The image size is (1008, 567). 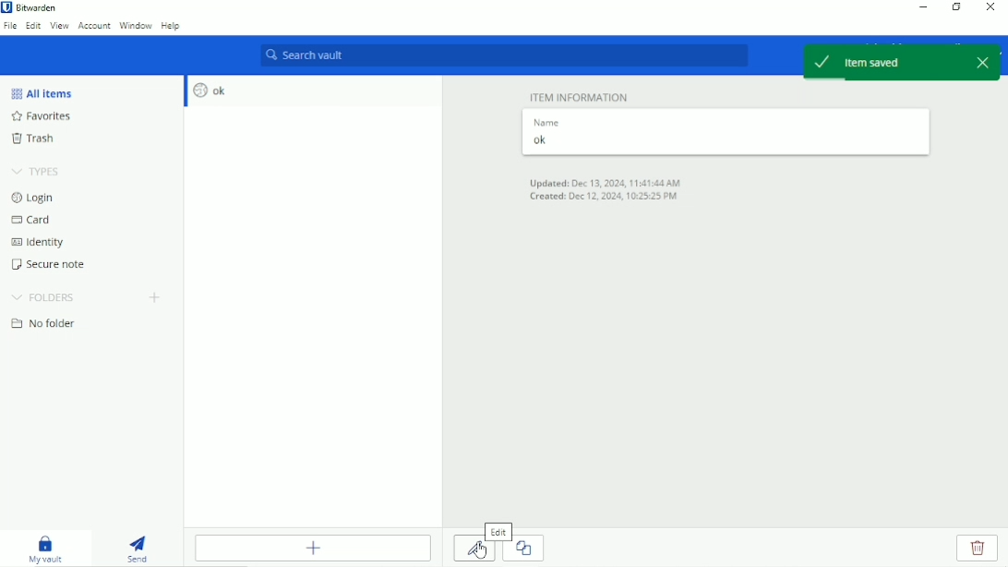 I want to click on Clone, so click(x=531, y=548).